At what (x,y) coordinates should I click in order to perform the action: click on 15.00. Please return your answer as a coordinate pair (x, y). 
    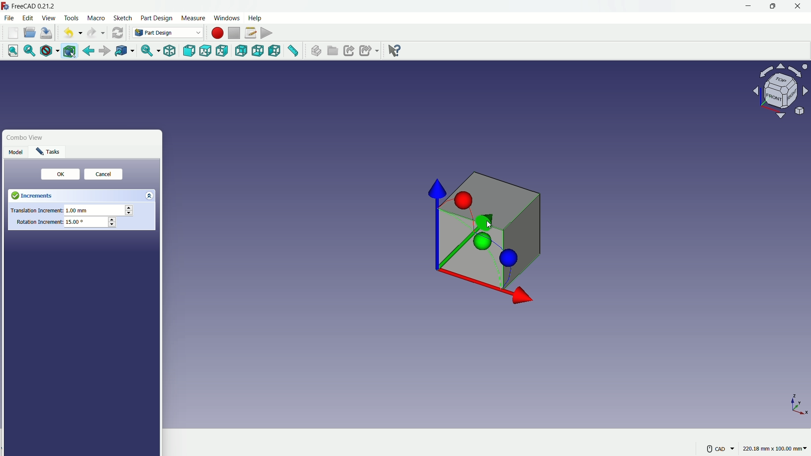
    Looking at the image, I should click on (75, 222).